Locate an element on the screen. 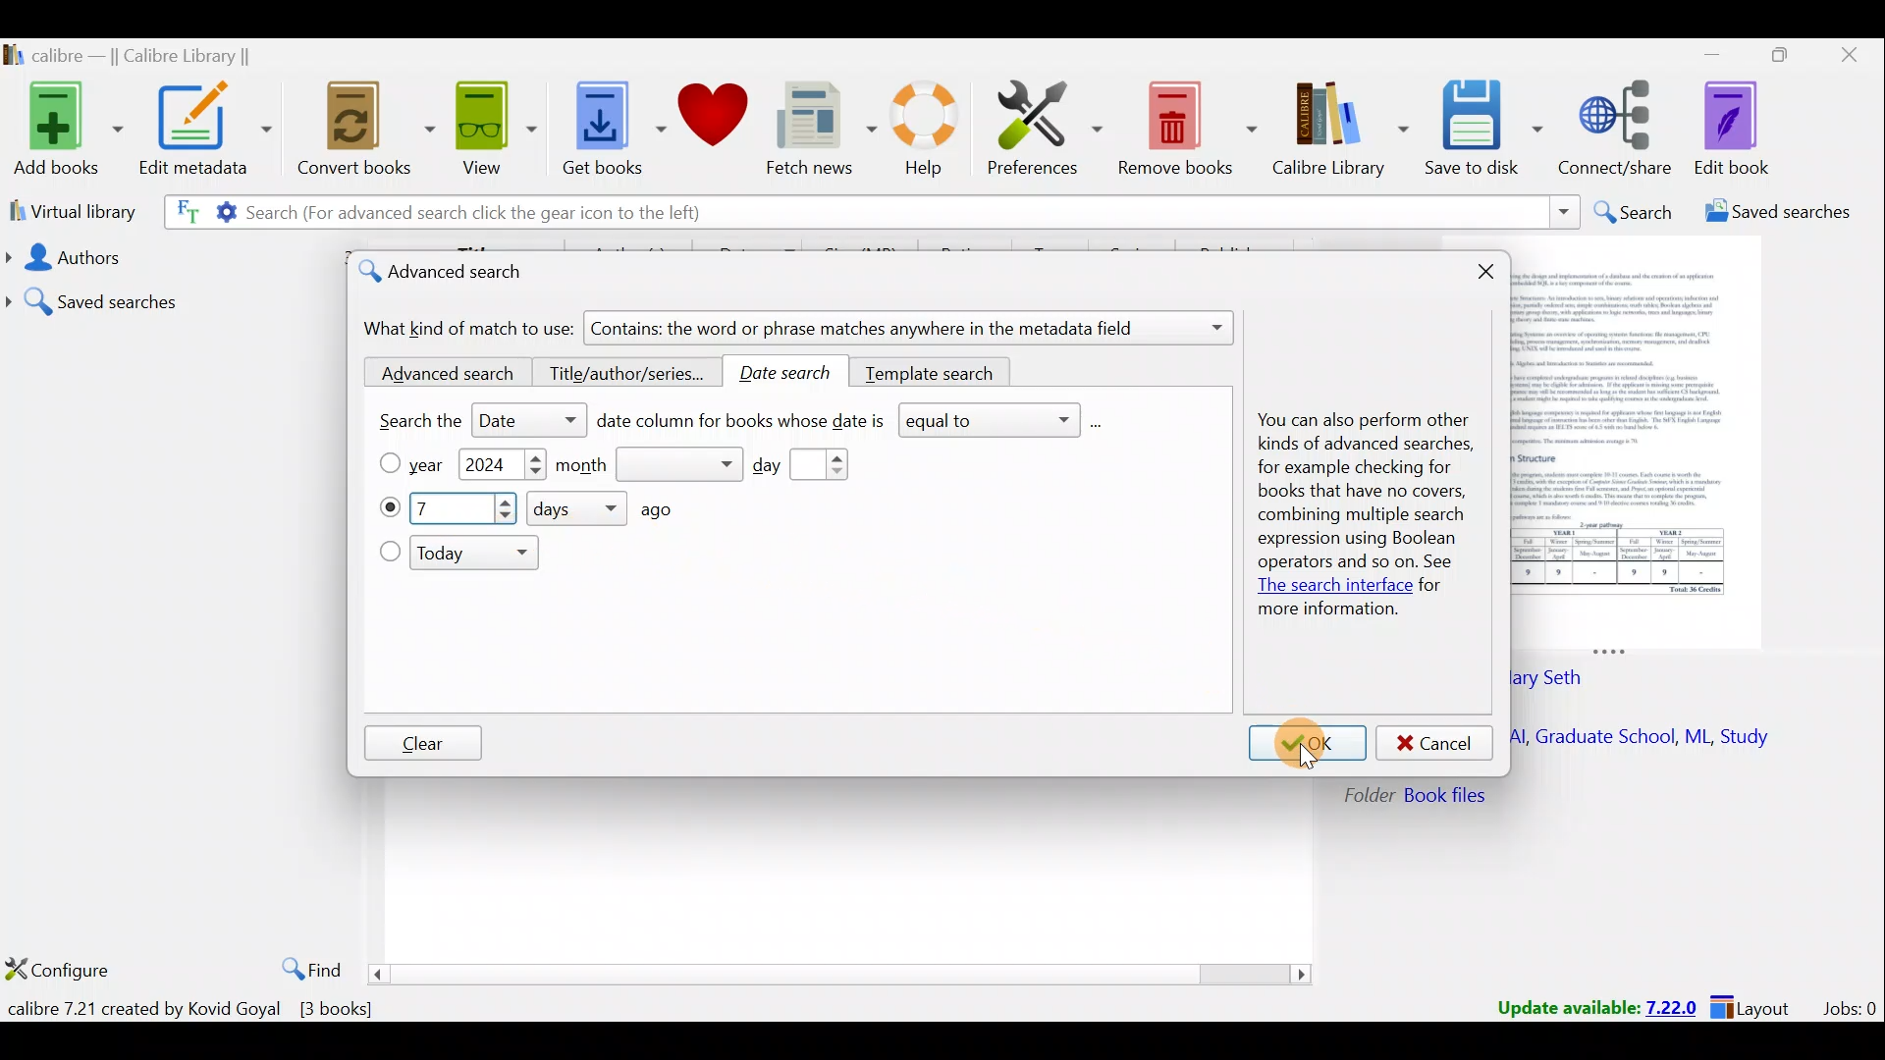  Search dropdown is located at coordinates (1563, 212).